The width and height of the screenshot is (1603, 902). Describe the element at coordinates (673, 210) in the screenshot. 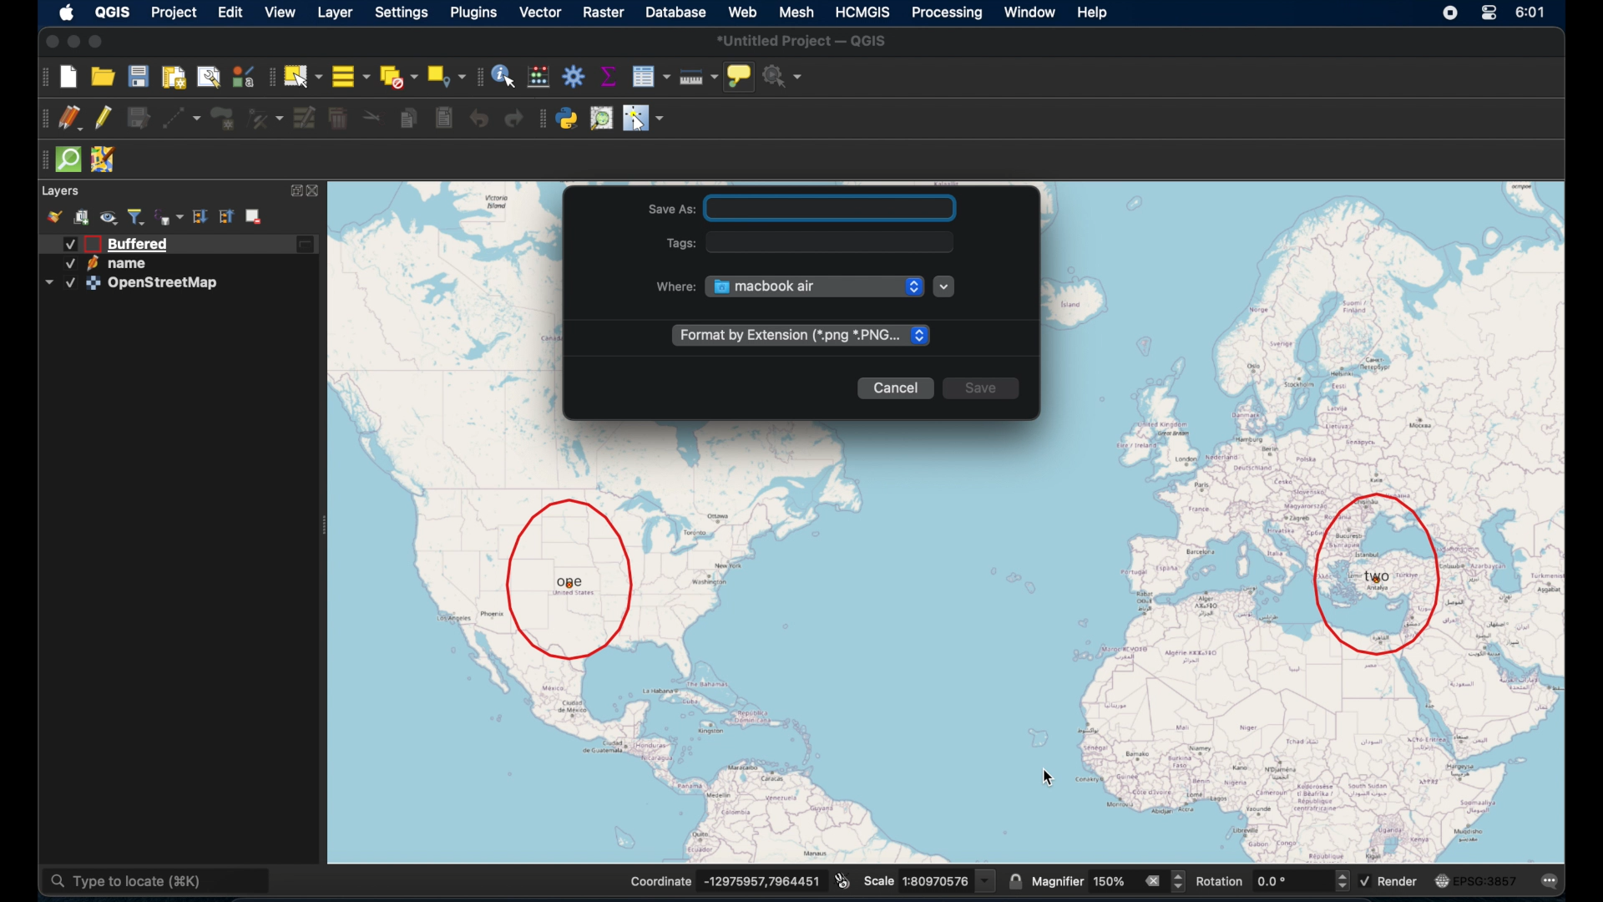

I see `Save As` at that location.